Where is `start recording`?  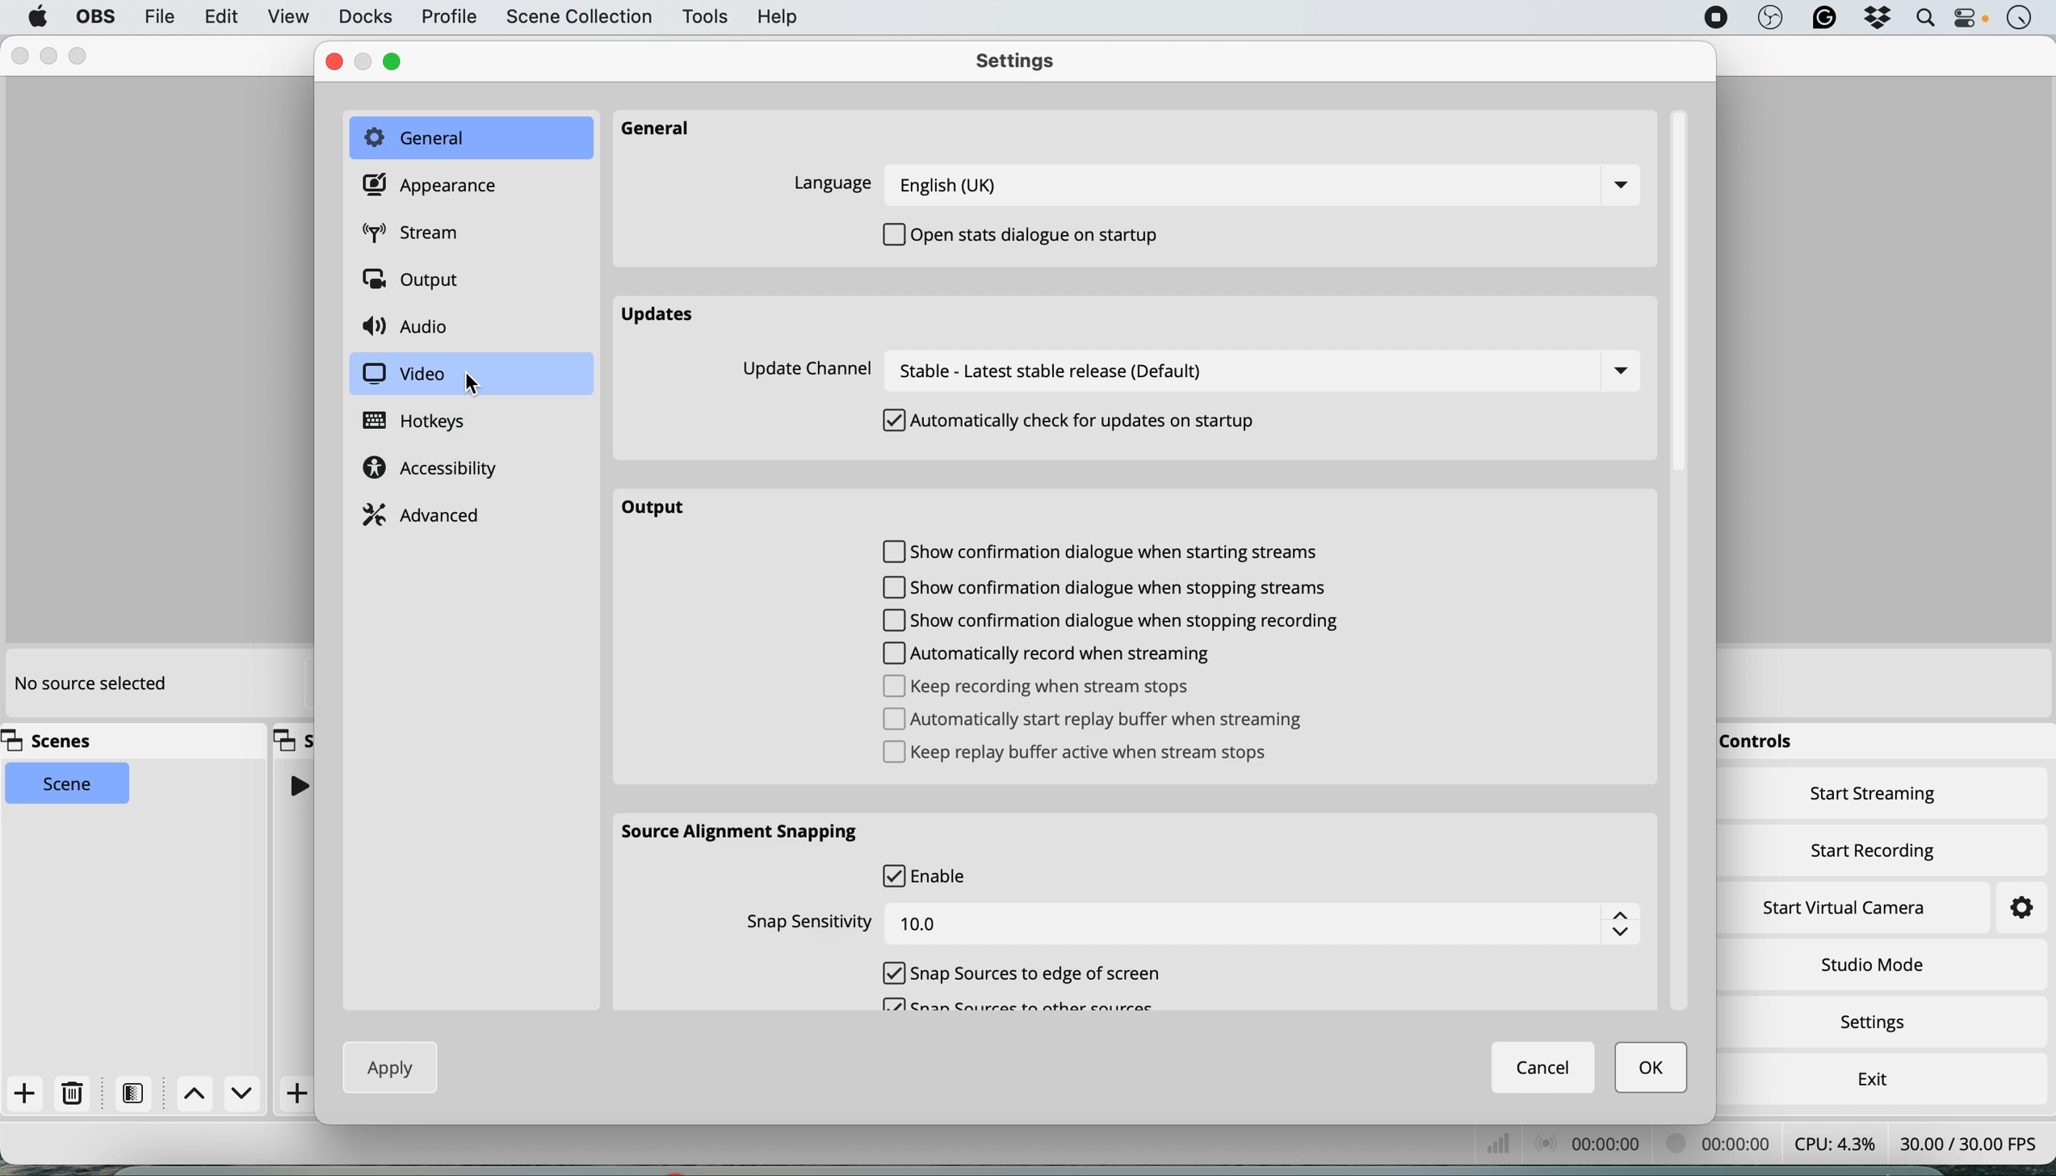 start recording is located at coordinates (1874, 847).